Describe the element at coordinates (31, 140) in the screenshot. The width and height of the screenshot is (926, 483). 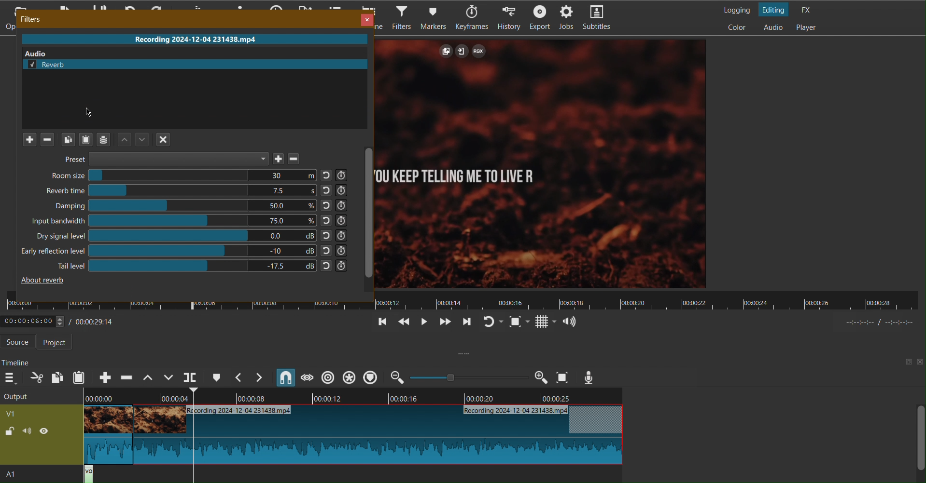
I see `Plus` at that location.